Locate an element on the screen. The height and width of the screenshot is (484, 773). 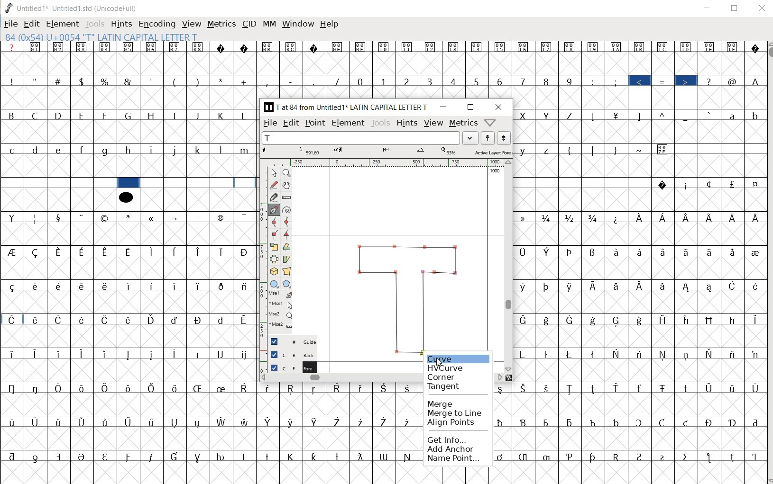
Symbol is located at coordinates (175, 457).